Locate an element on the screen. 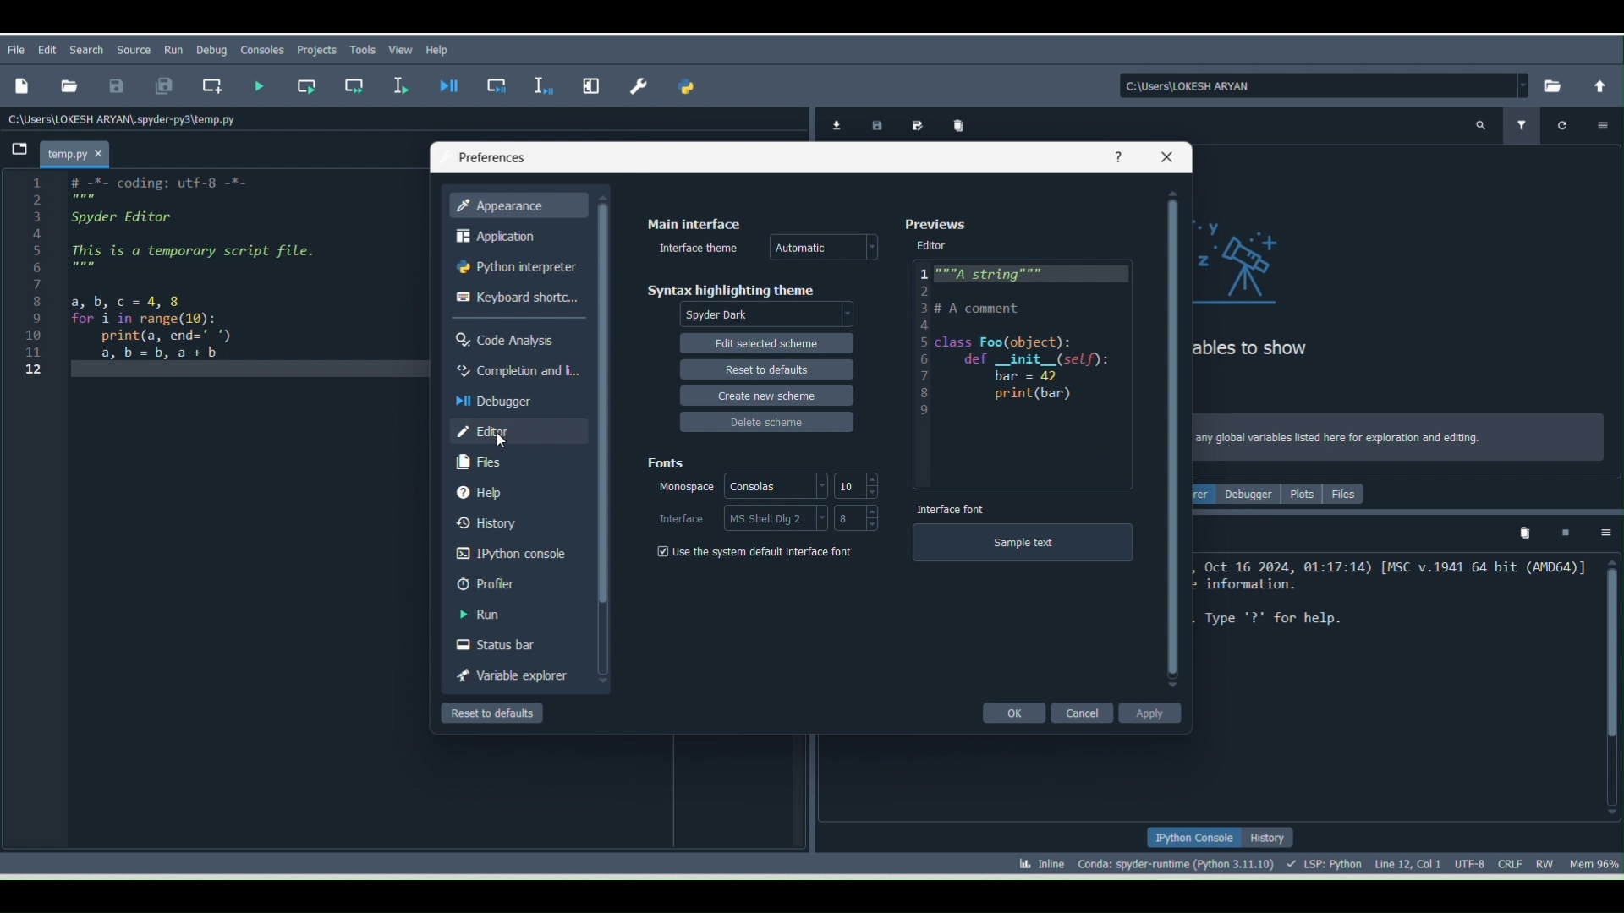  IPython console is located at coordinates (513, 551).